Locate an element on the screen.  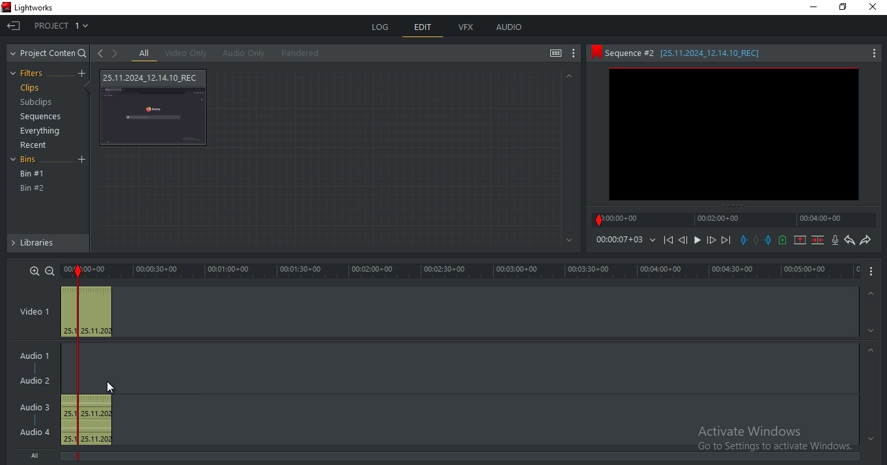
project content is located at coordinates (49, 53).